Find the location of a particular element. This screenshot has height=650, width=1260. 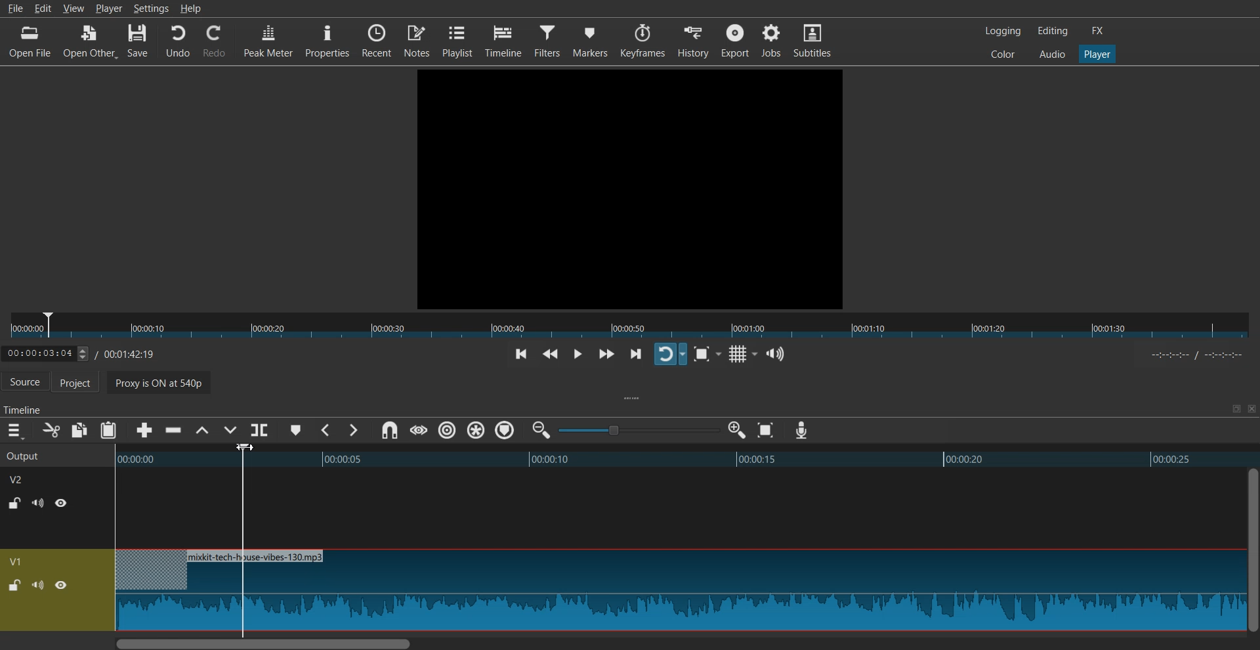

Open Other is located at coordinates (90, 42).